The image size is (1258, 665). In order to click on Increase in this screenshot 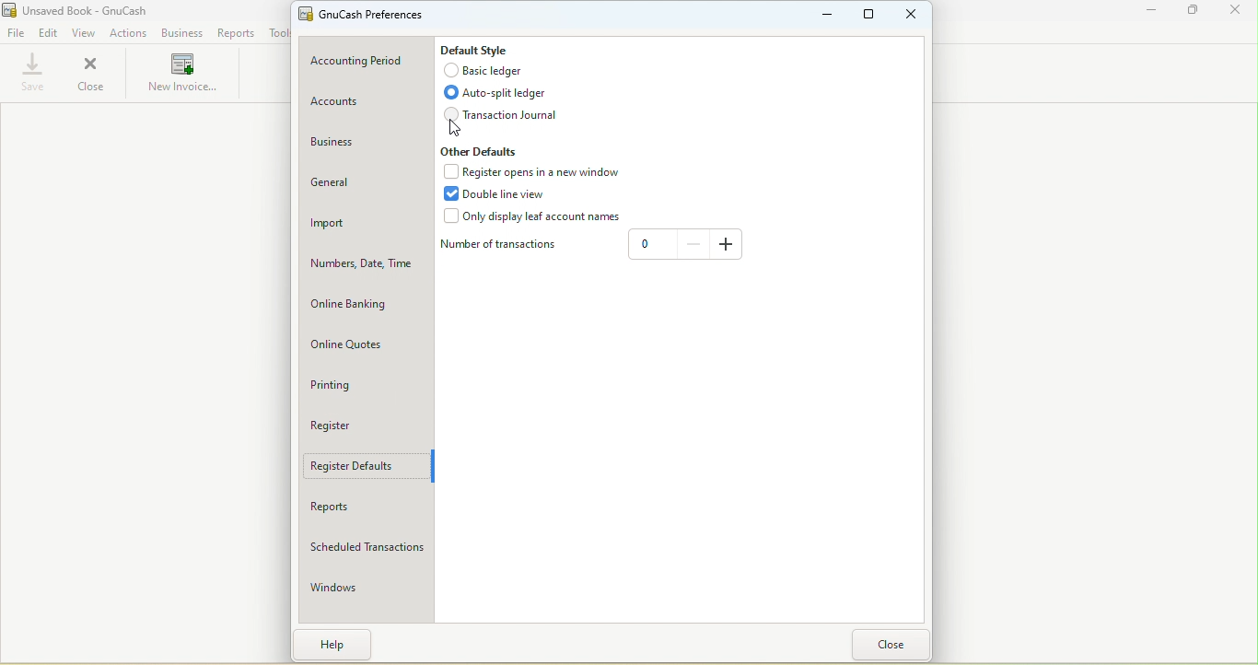, I will do `click(725, 246)`.